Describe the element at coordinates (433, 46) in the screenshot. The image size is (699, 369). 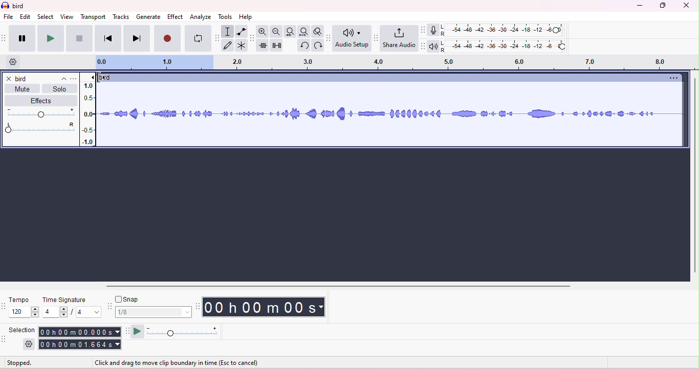
I see `playback meter` at that location.